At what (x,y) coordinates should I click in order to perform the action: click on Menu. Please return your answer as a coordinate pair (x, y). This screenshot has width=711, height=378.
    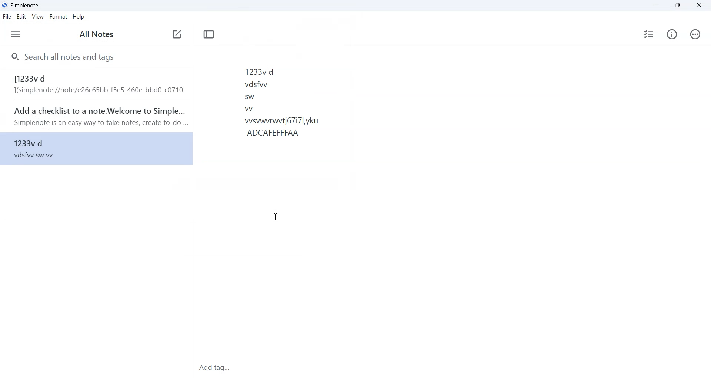
    Looking at the image, I should click on (16, 34).